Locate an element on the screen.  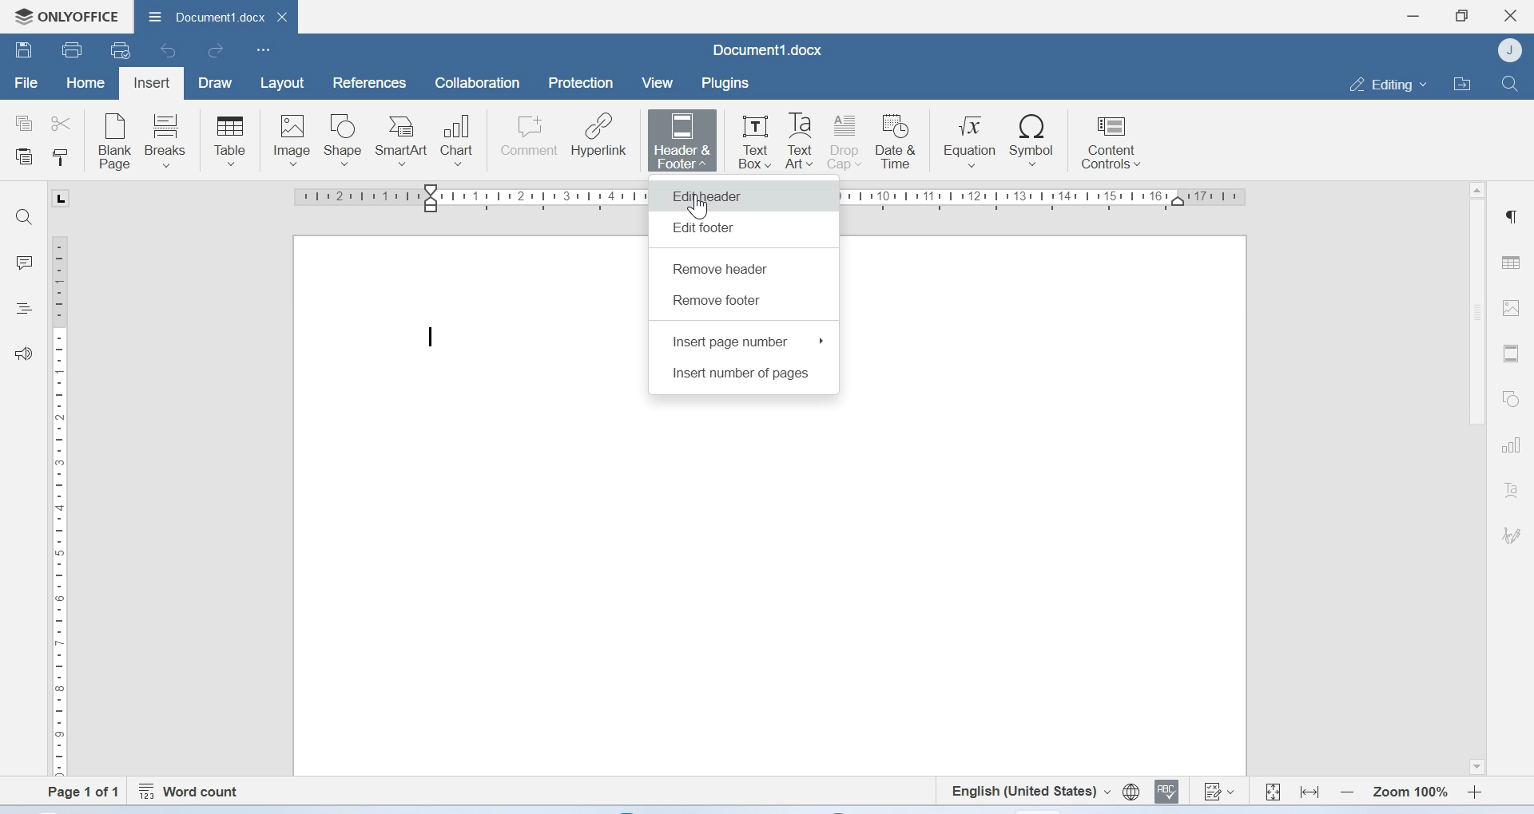
Account is located at coordinates (1510, 51).